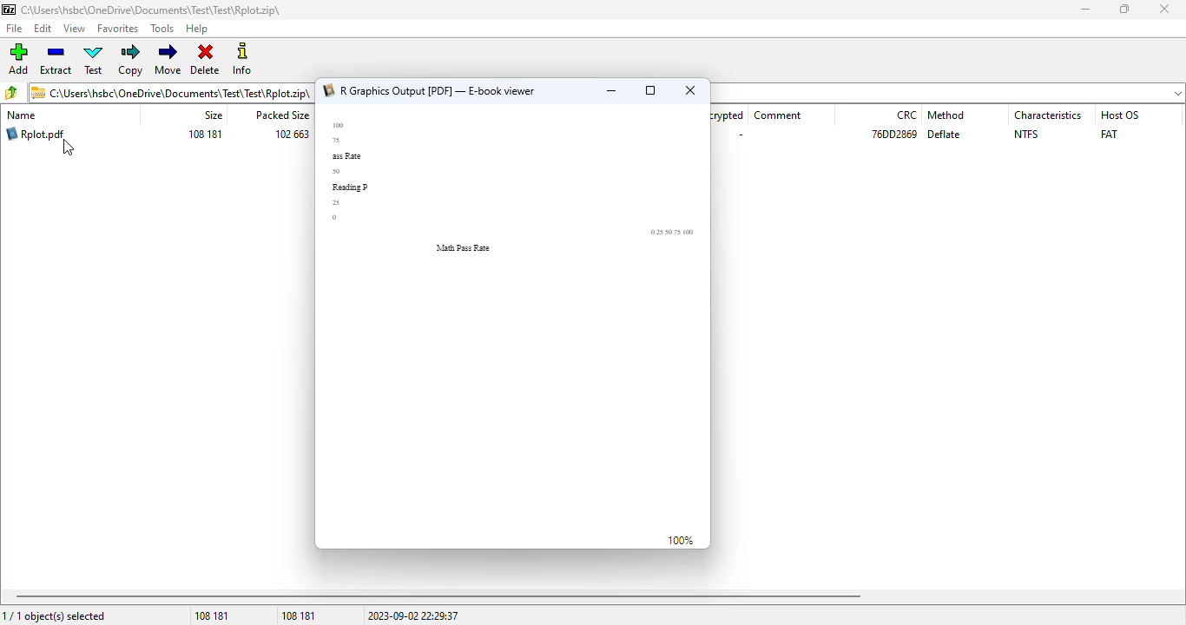 The height and width of the screenshot is (625, 1186). What do you see at coordinates (12, 92) in the screenshot?
I see `Browse folders` at bounding box center [12, 92].